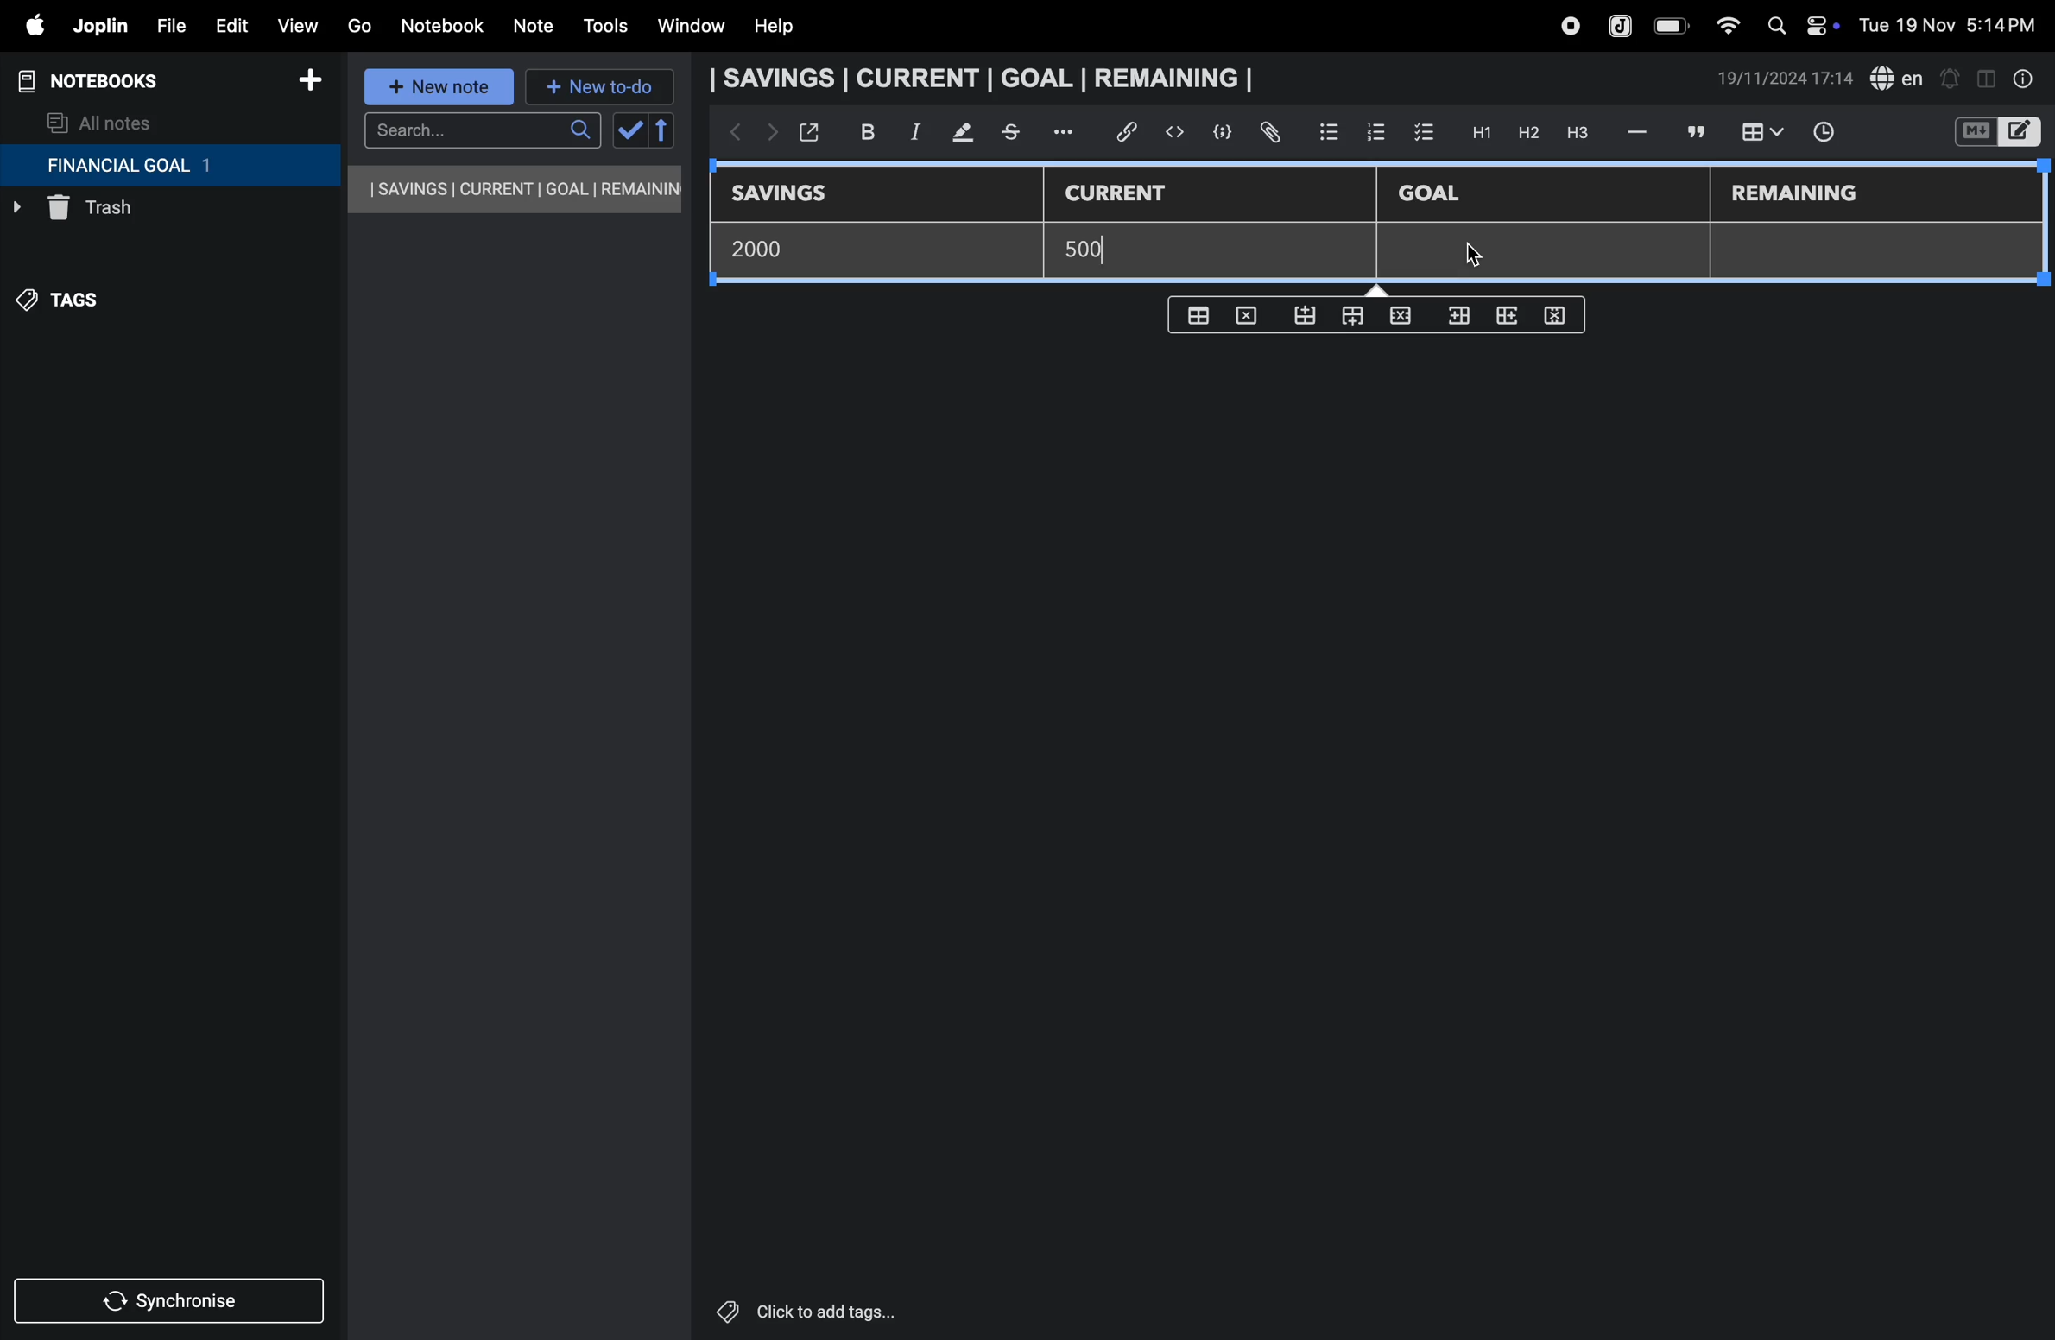  I want to click on delete, so click(1251, 314).